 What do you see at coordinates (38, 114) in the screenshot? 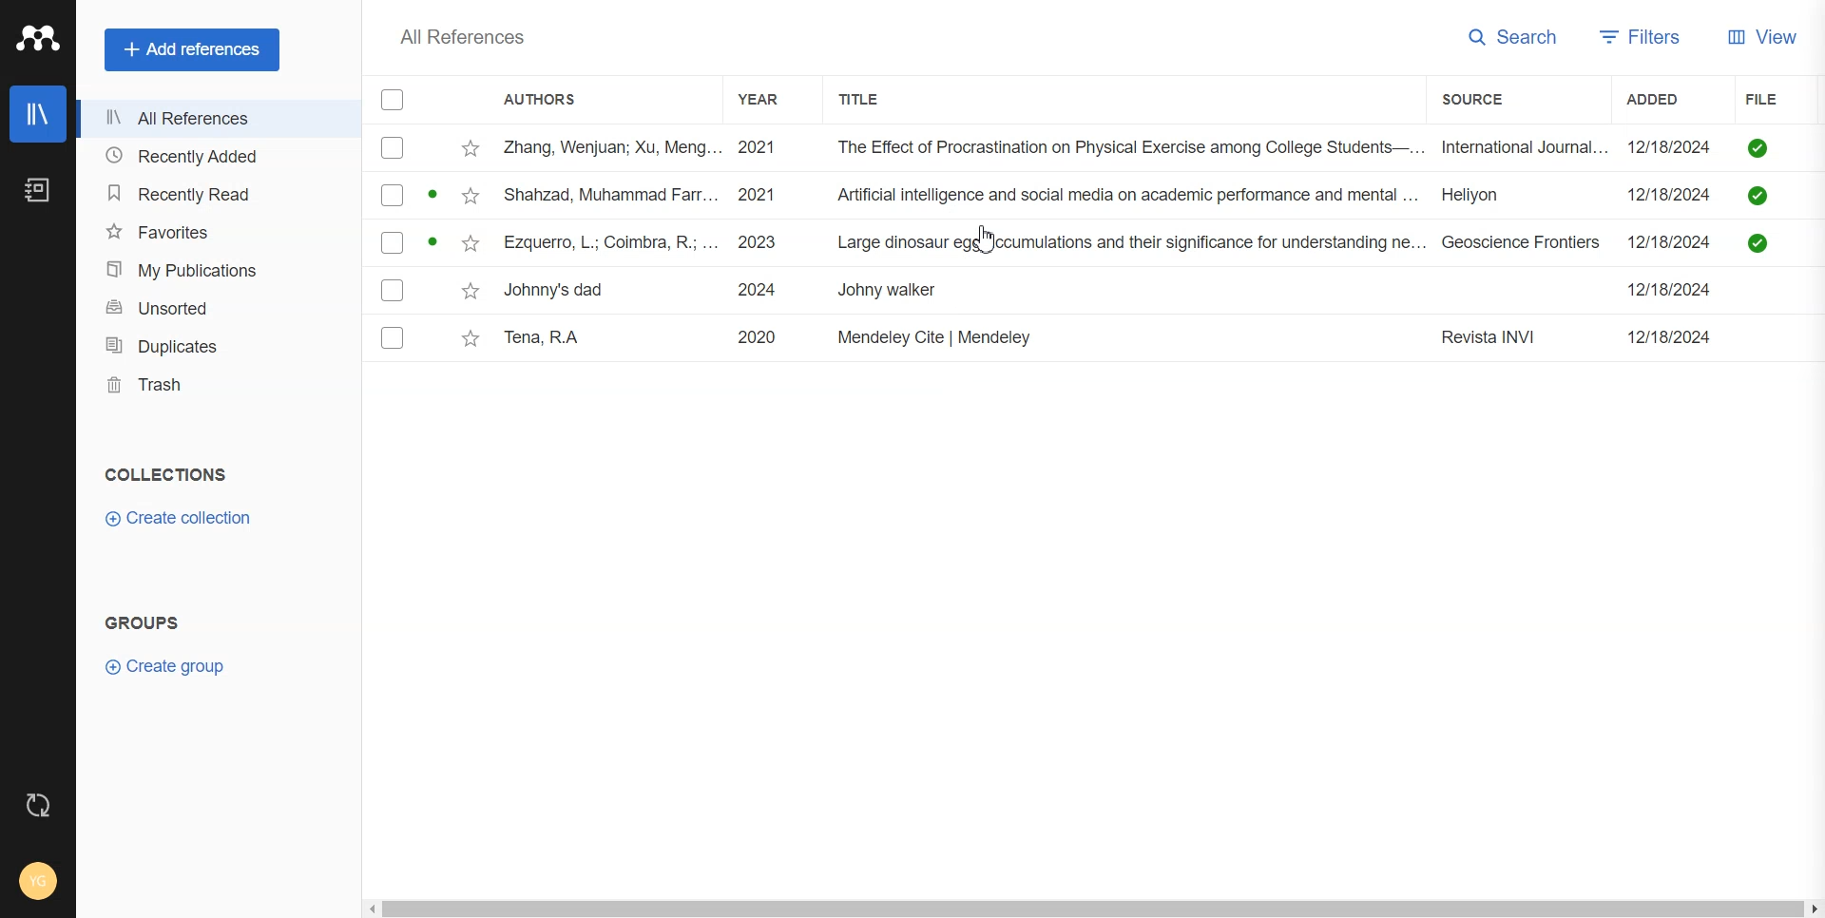
I see `Library ` at bounding box center [38, 114].